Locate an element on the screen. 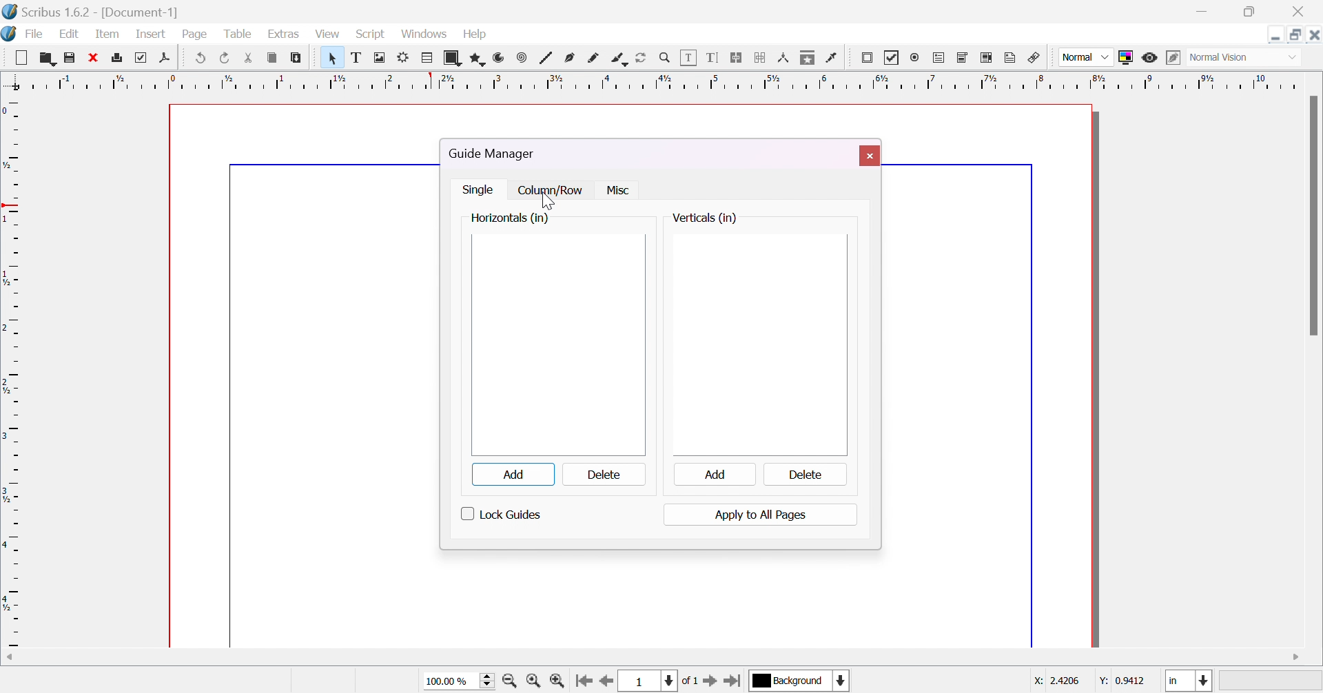 The height and width of the screenshot is (693, 1323). paste is located at coordinates (296, 56).